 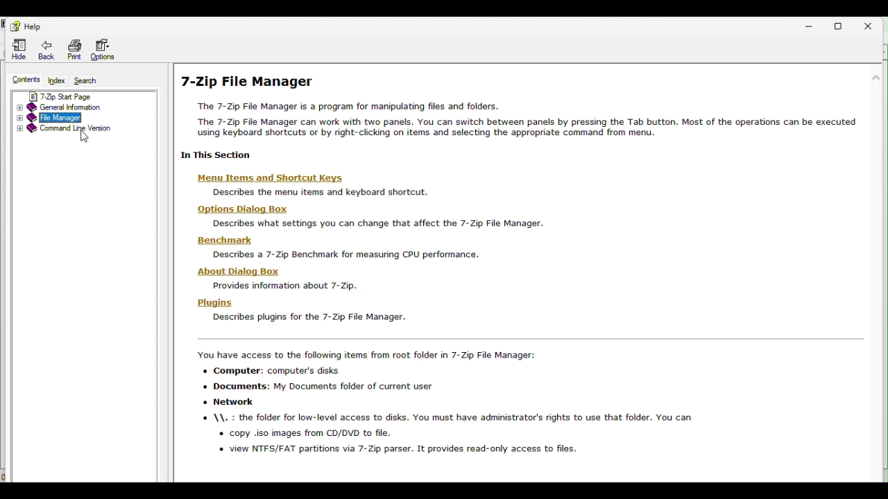 What do you see at coordinates (88, 107) in the screenshot?
I see `General information` at bounding box center [88, 107].